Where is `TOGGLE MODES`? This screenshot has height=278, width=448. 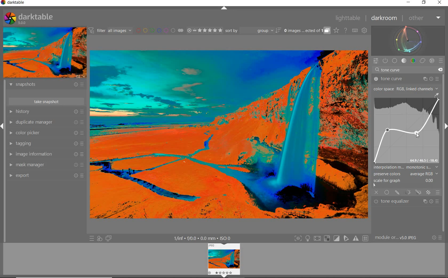 TOGGLE MODES is located at coordinates (331, 239).